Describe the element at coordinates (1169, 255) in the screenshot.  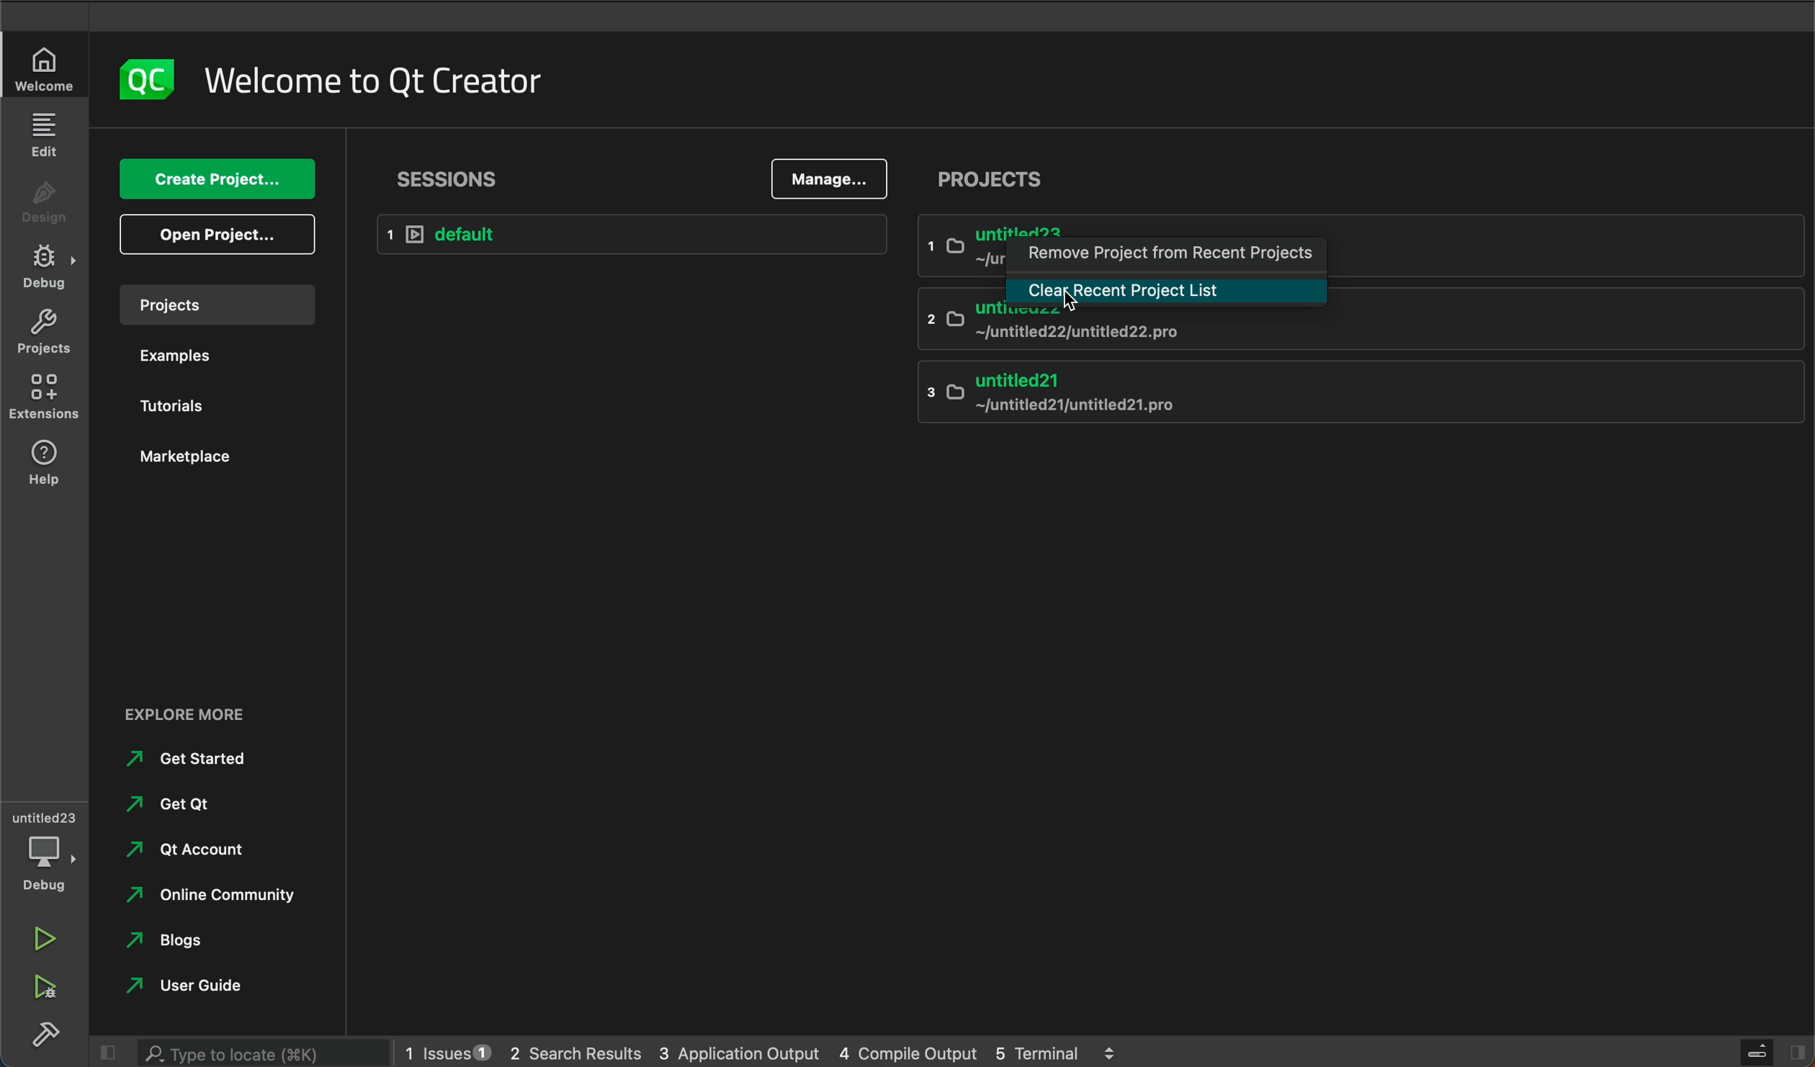
I see `remove project` at that location.